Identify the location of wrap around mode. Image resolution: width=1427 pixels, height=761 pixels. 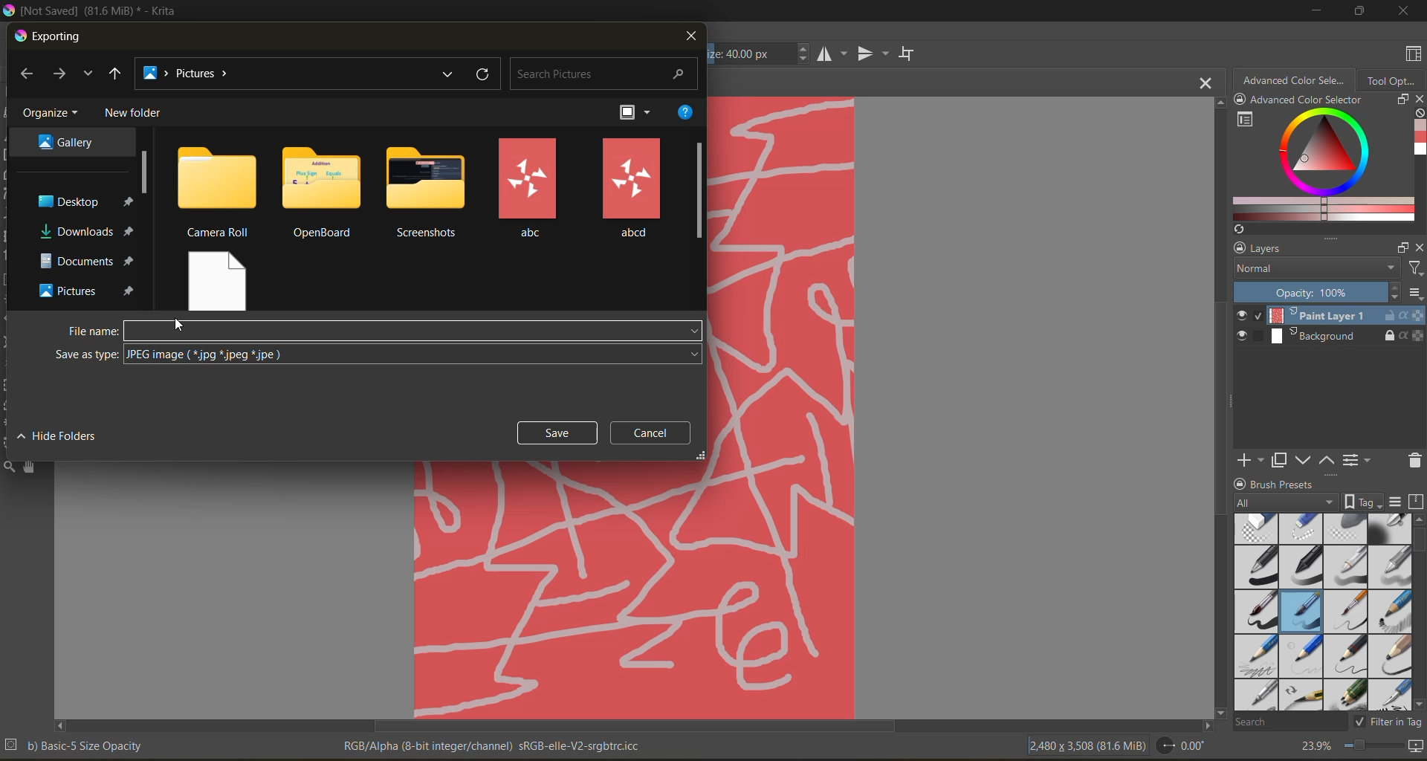
(910, 54).